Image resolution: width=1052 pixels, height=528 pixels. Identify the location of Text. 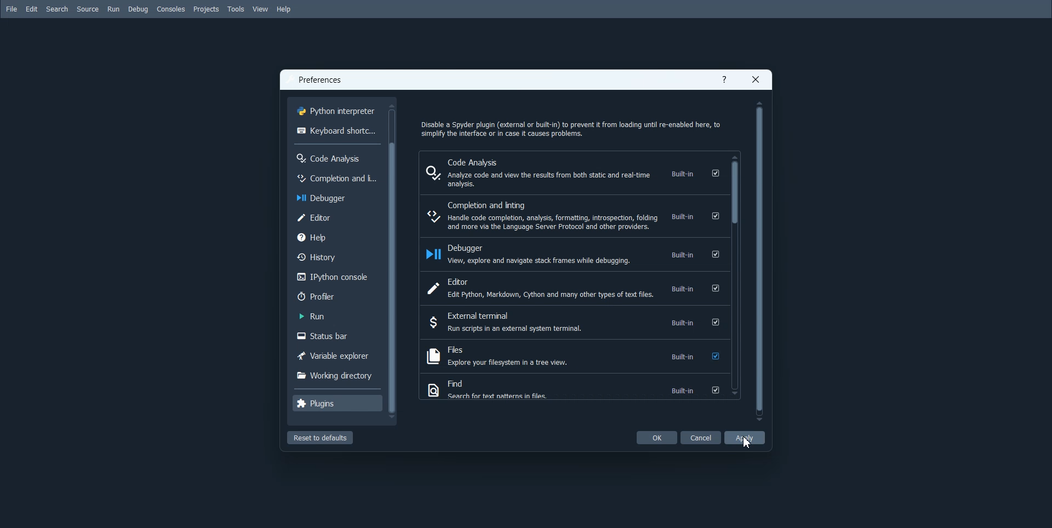
(570, 127).